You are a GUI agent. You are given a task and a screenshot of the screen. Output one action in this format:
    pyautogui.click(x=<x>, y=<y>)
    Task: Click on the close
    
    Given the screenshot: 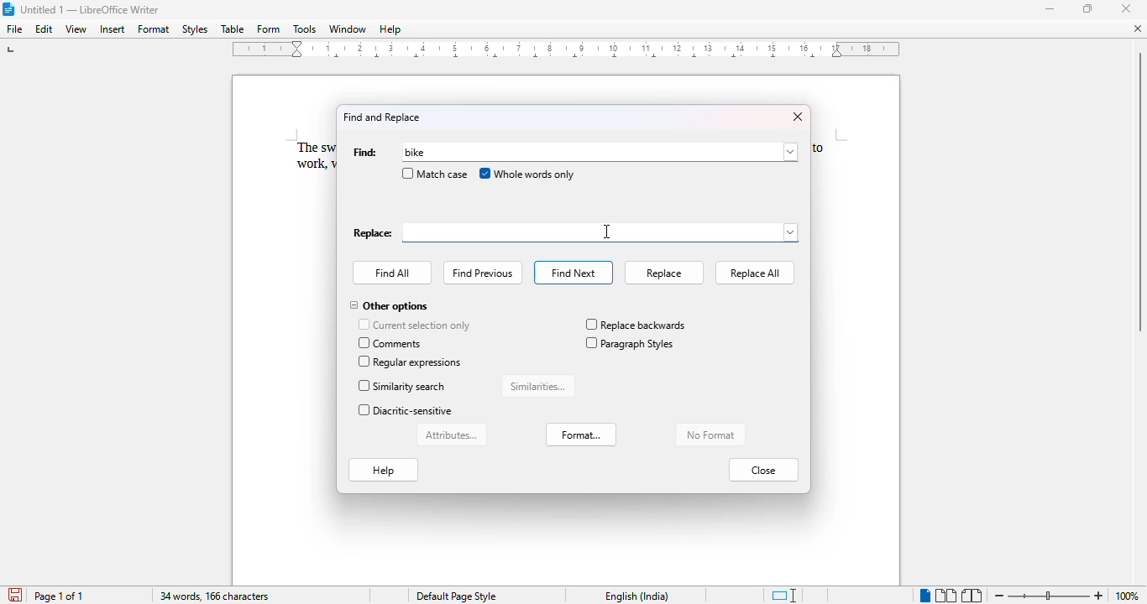 What is the action you would take?
    pyautogui.click(x=762, y=470)
    